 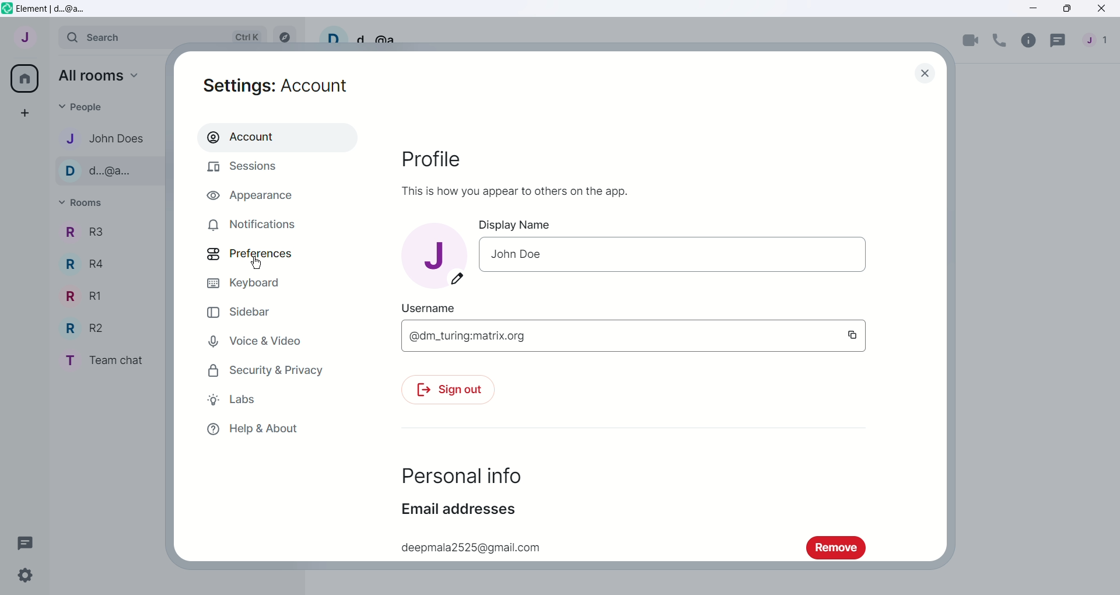 What do you see at coordinates (267, 225) in the screenshot?
I see `Notifications` at bounding box center [267, 225].